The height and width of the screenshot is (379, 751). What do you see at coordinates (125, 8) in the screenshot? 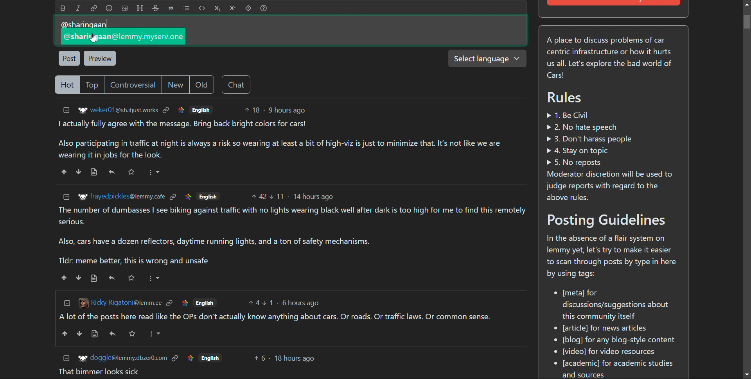
I see `add image` at bounding box center [125, 8].